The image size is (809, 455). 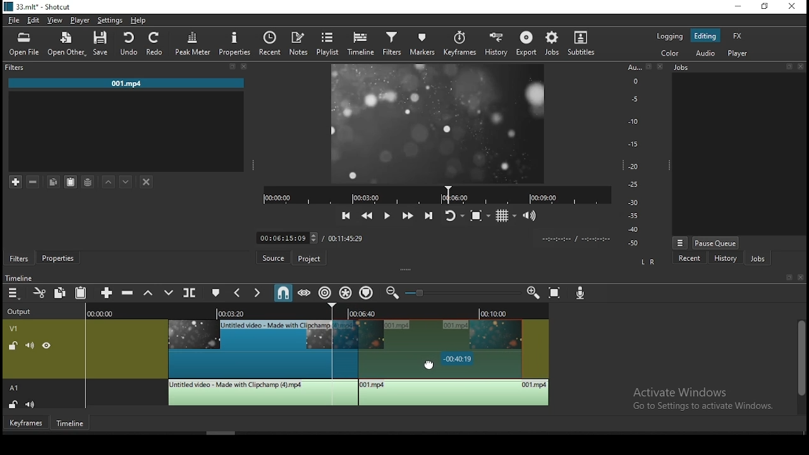 What do you see at coordinates (27, 346) in the screenshot?
I see `(un)mute` at bounding box center [27, 346].